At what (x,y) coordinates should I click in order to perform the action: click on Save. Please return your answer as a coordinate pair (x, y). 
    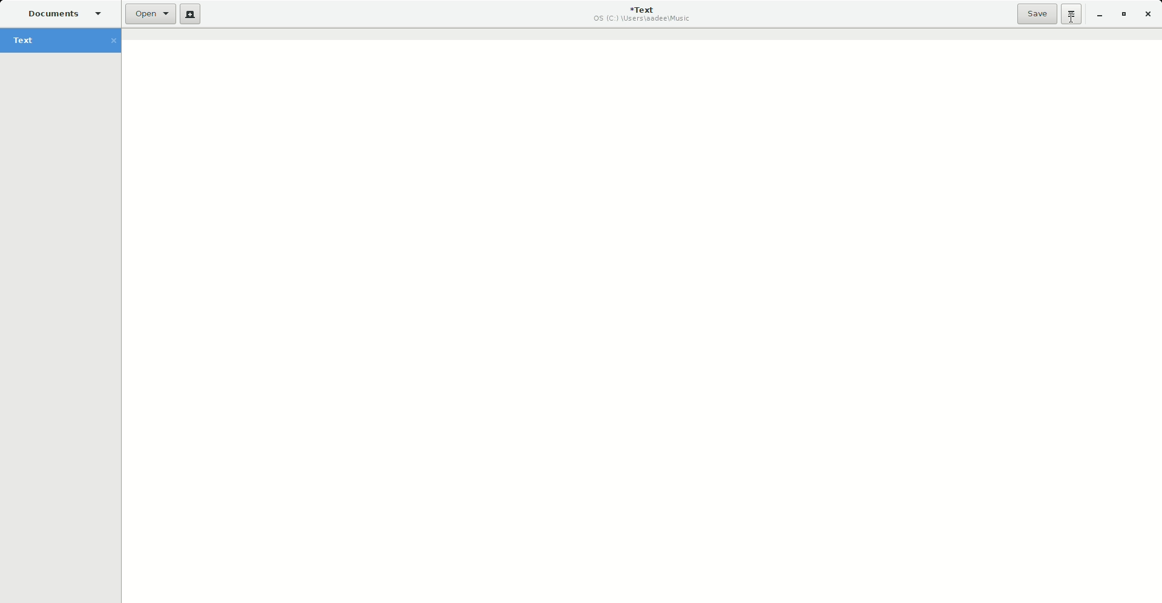
    Looking at the image, I should click on (1037, 14).